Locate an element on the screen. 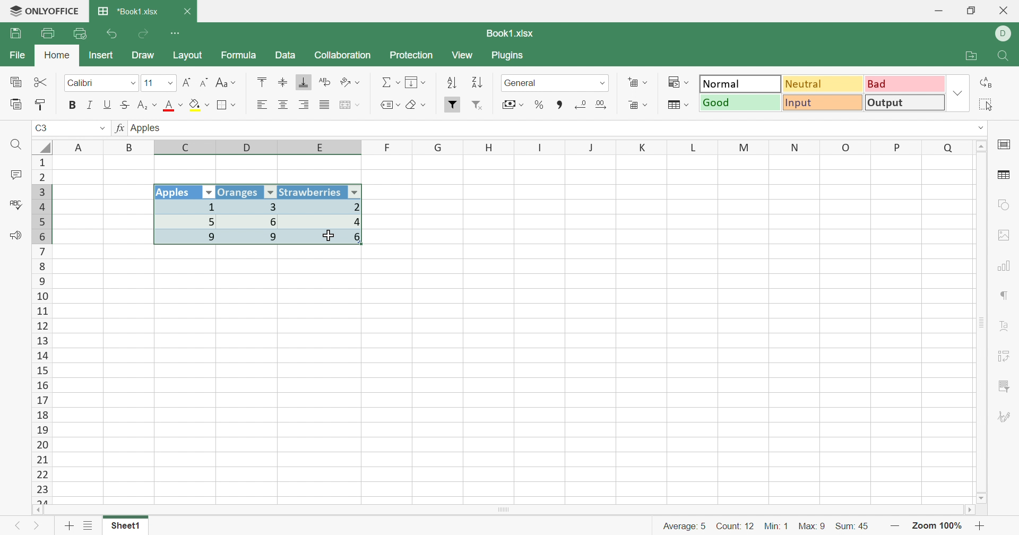  Previous is located at coordinates (16, 528).